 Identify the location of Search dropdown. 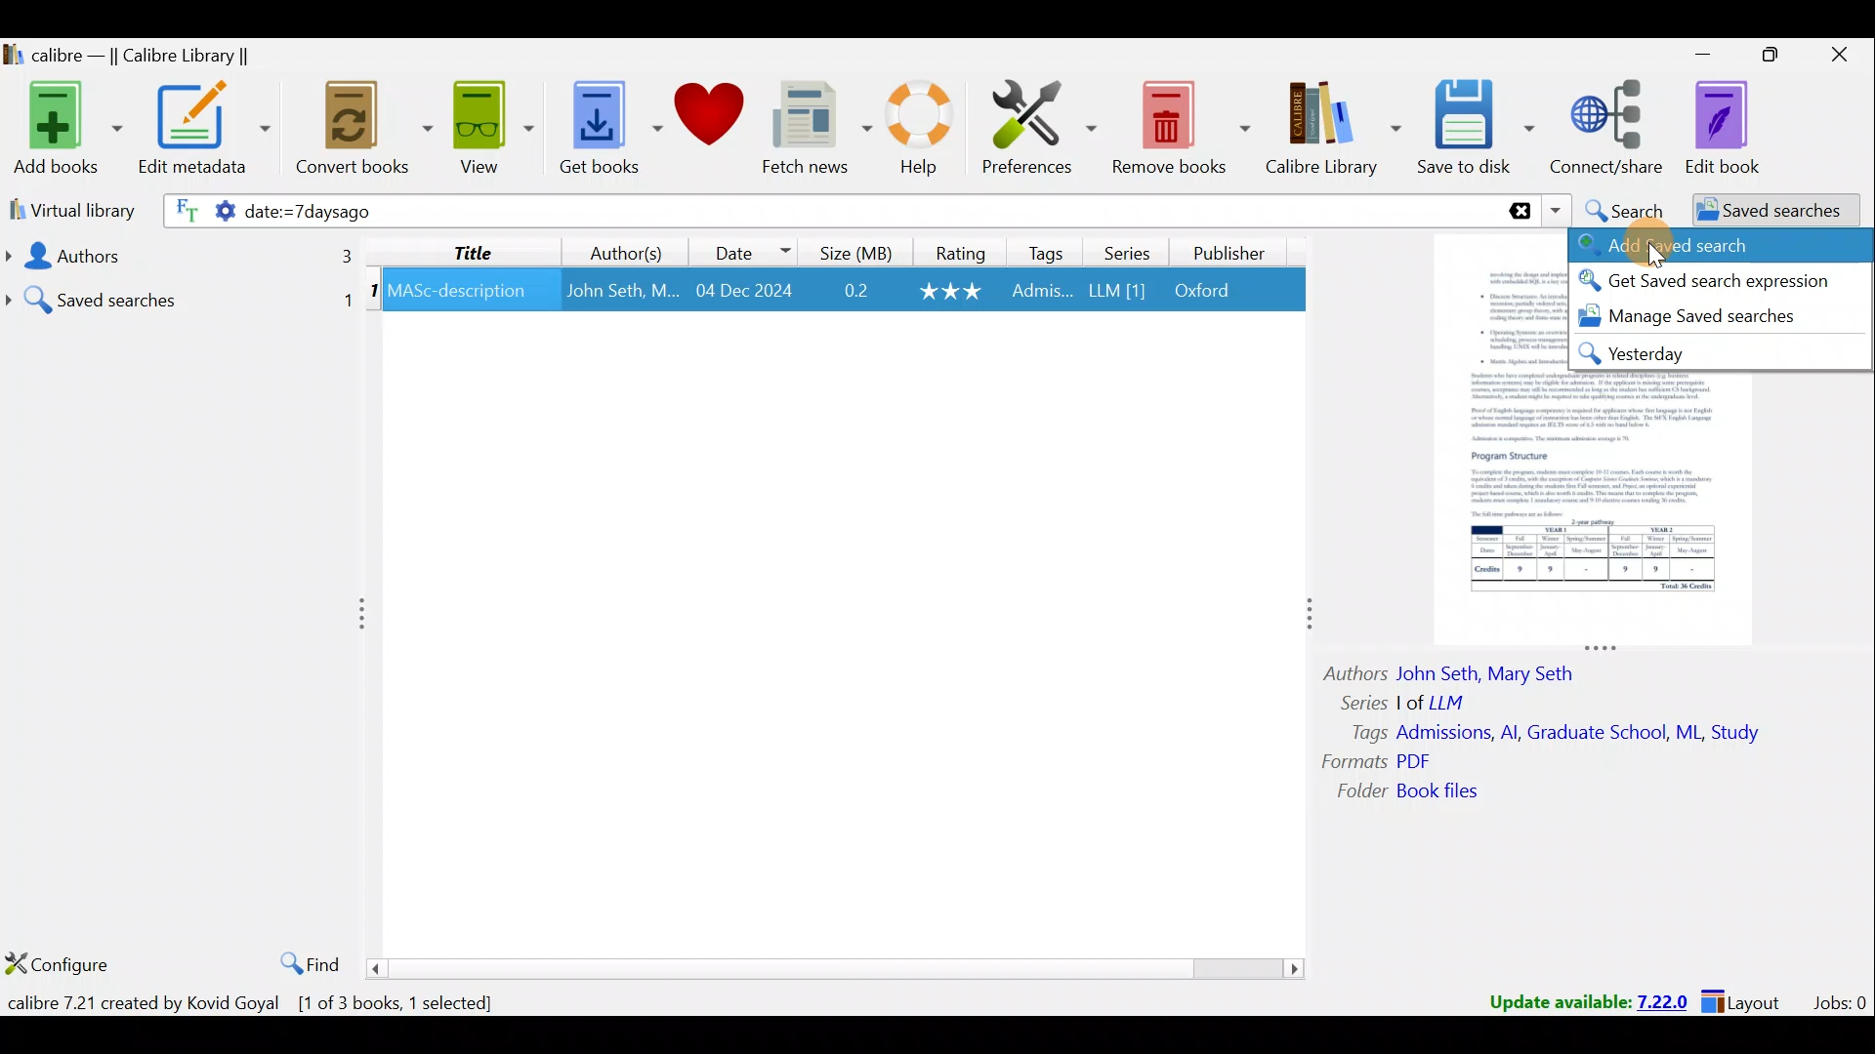
(1555, 211).